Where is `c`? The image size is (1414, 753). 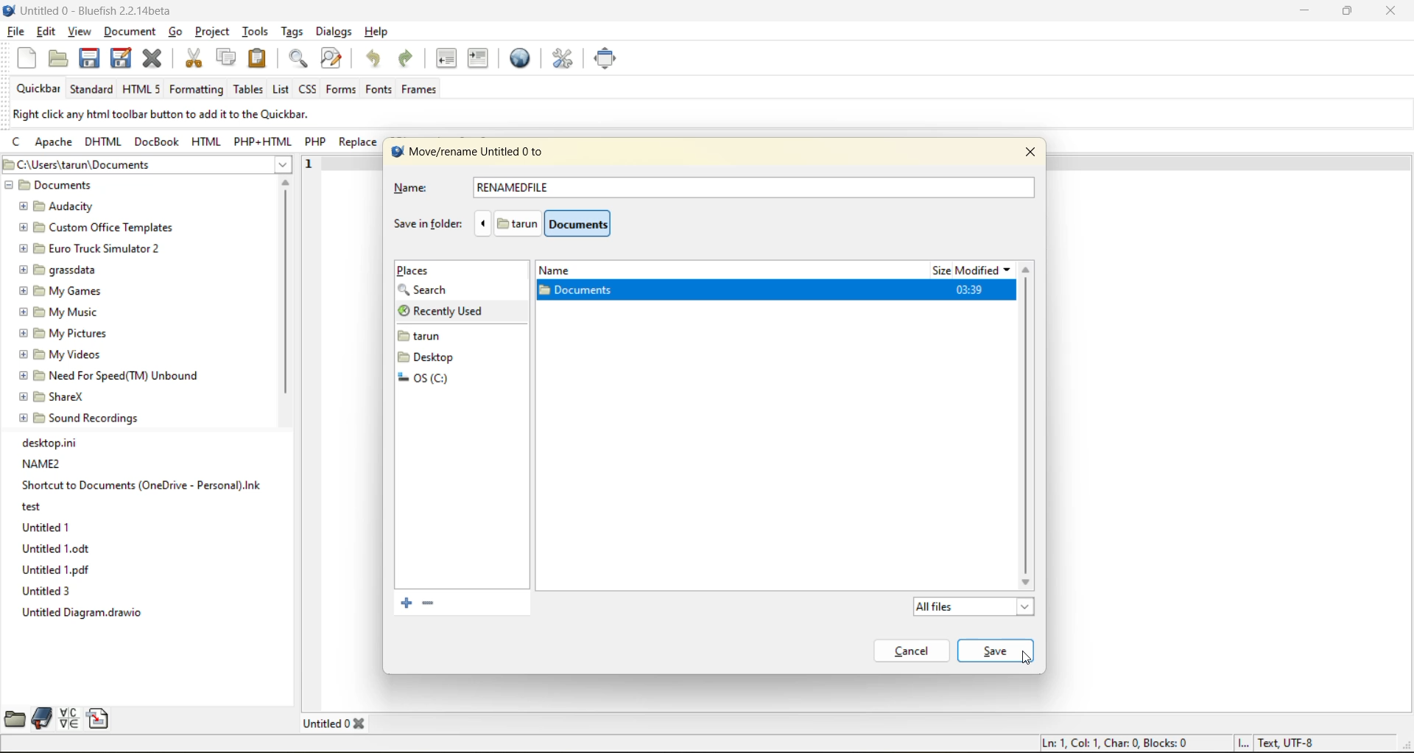 c is located at coordinates (15, 144).